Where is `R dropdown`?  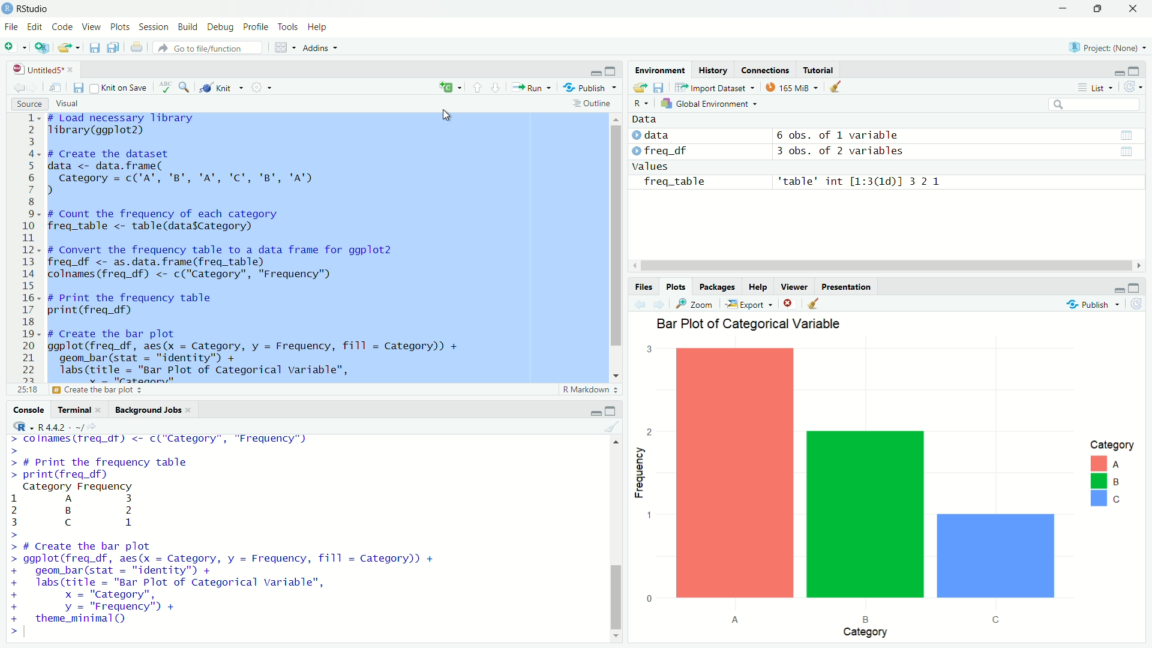 R dropdown is located at coordinates (642, 104).